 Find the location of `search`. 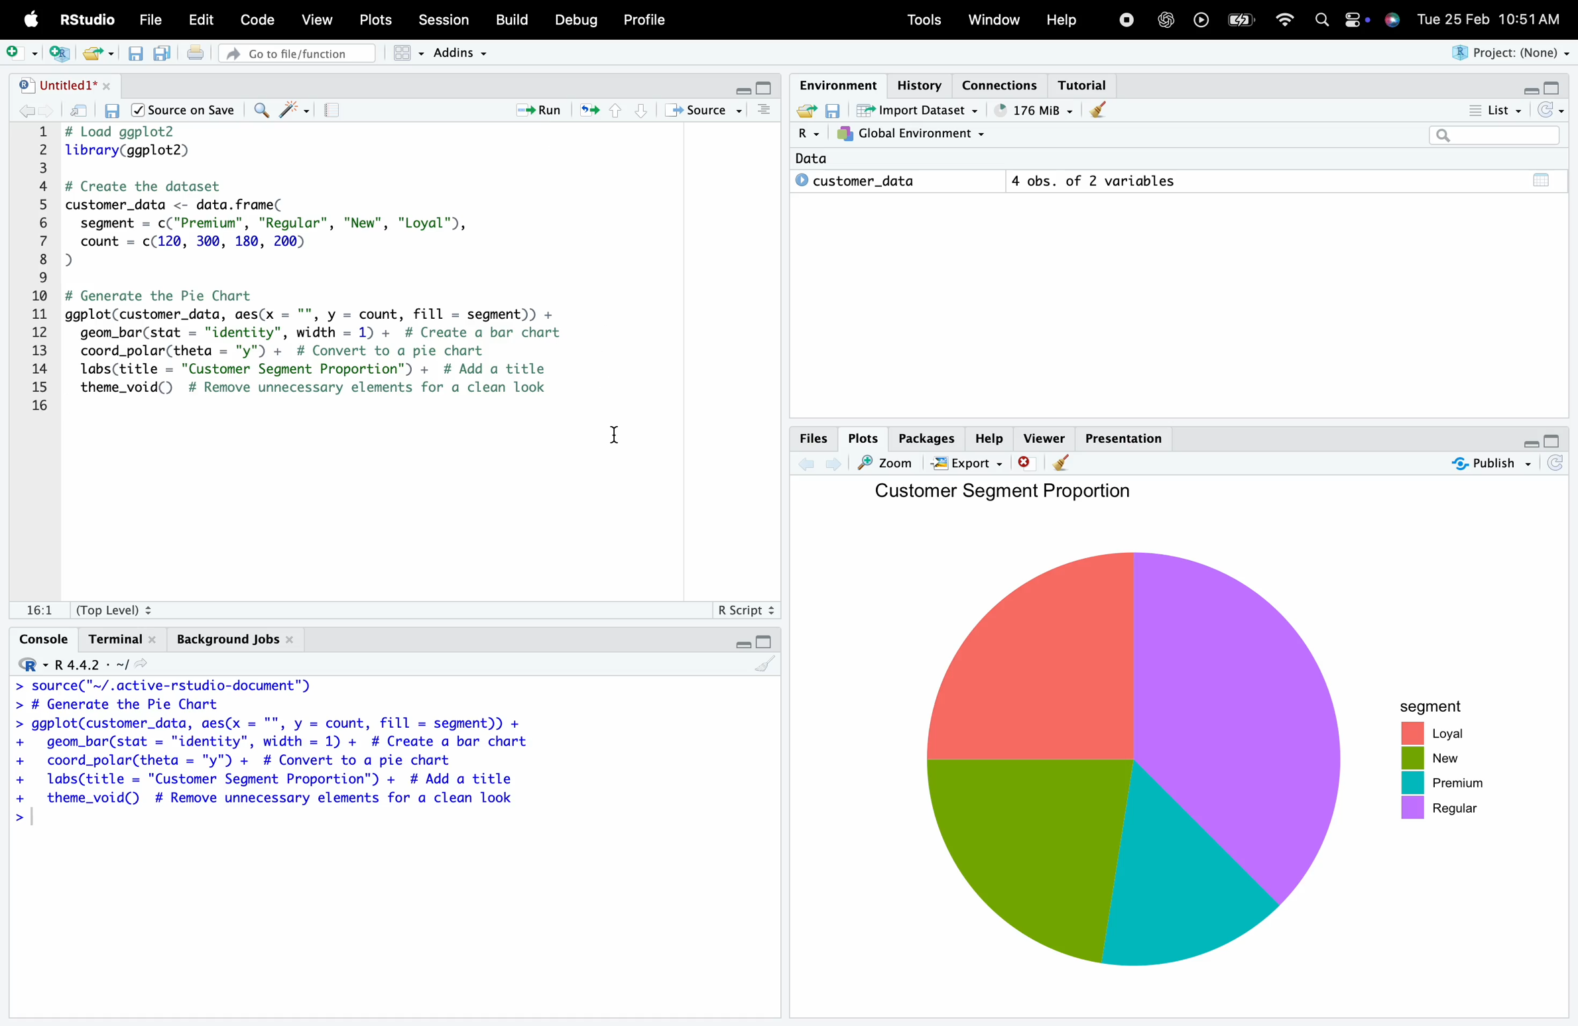

search is located at coordinates (262, 113).